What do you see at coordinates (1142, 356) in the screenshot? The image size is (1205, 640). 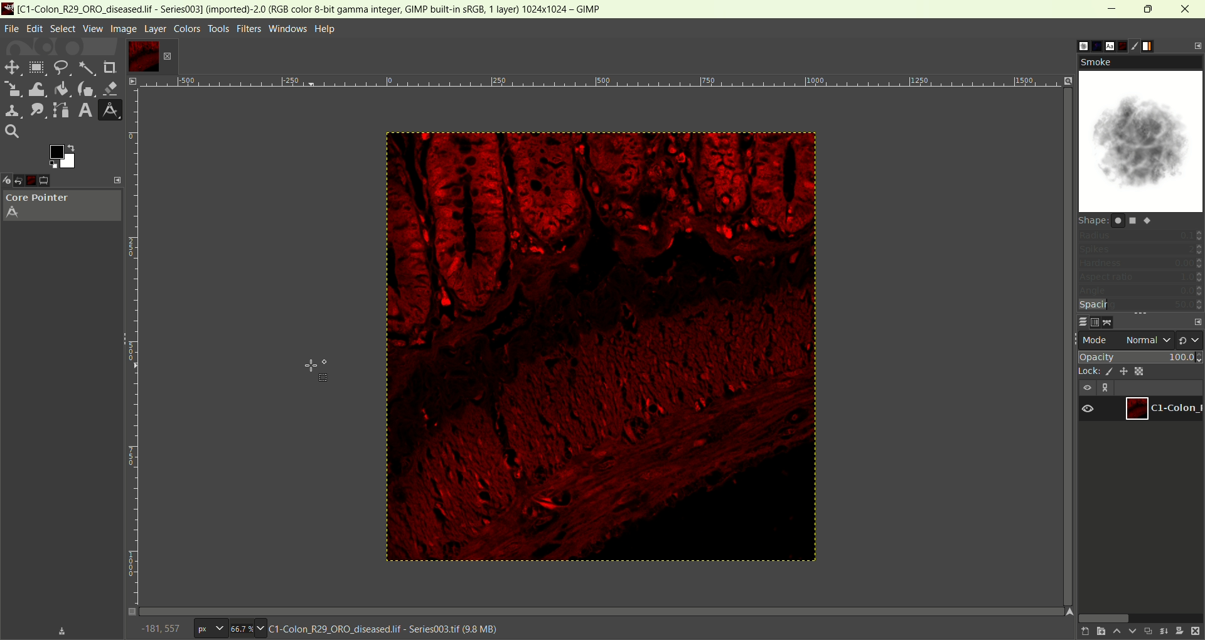 I see `opacity` at bounding box center [1142, 356].